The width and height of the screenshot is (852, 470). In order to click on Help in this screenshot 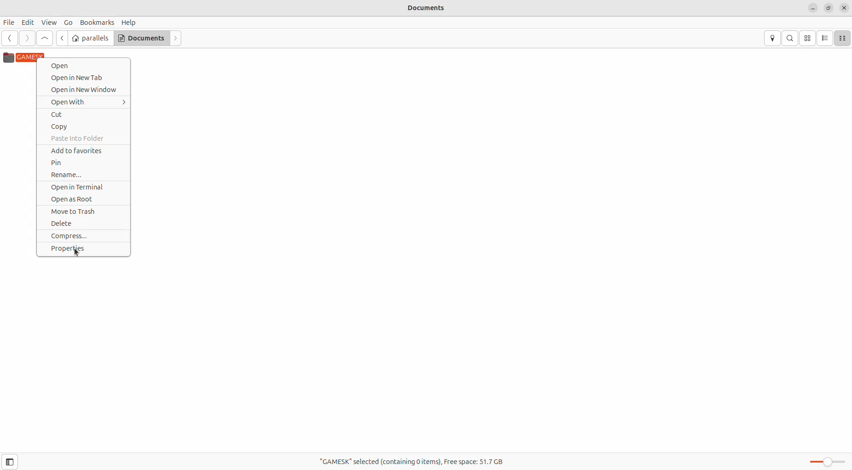, I will do `click(131, 23)`.